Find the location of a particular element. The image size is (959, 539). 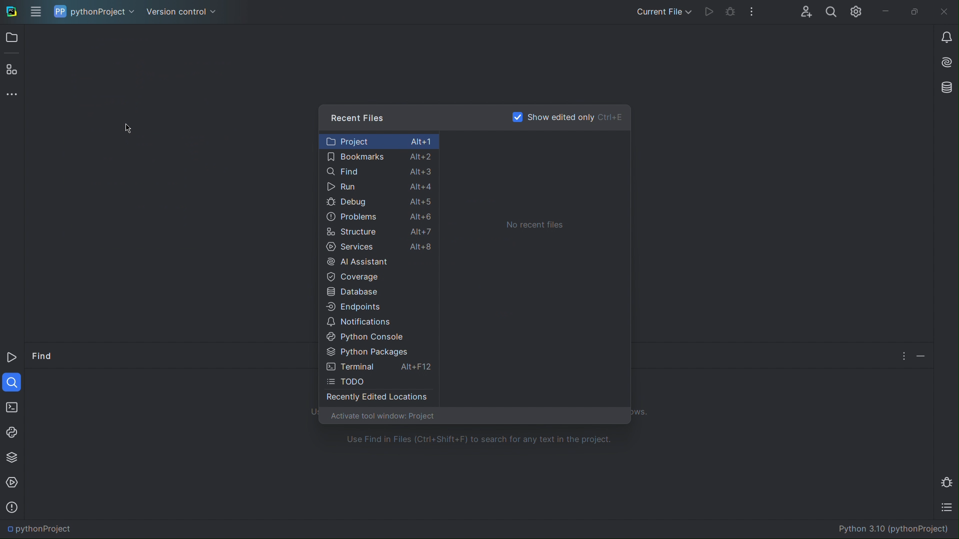

Recently Edited Locations is located at coordinates (378, 399).